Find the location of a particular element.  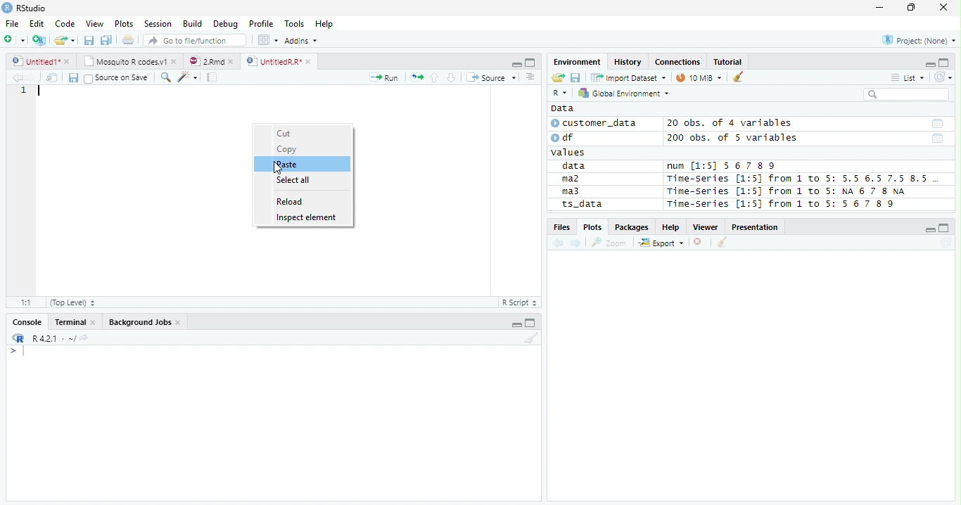

Compile Report is located at coordinates (212, 77).